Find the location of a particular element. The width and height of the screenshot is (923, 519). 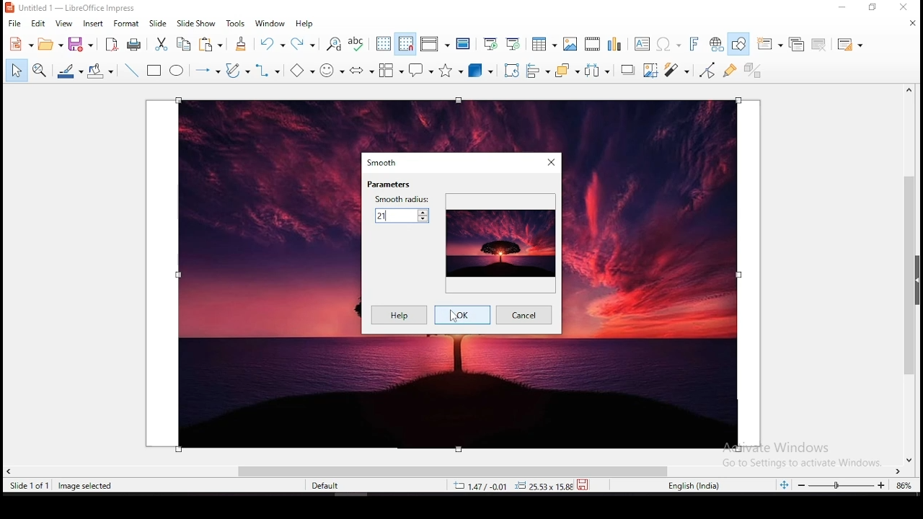

insert is located at coordinates (93, 24).